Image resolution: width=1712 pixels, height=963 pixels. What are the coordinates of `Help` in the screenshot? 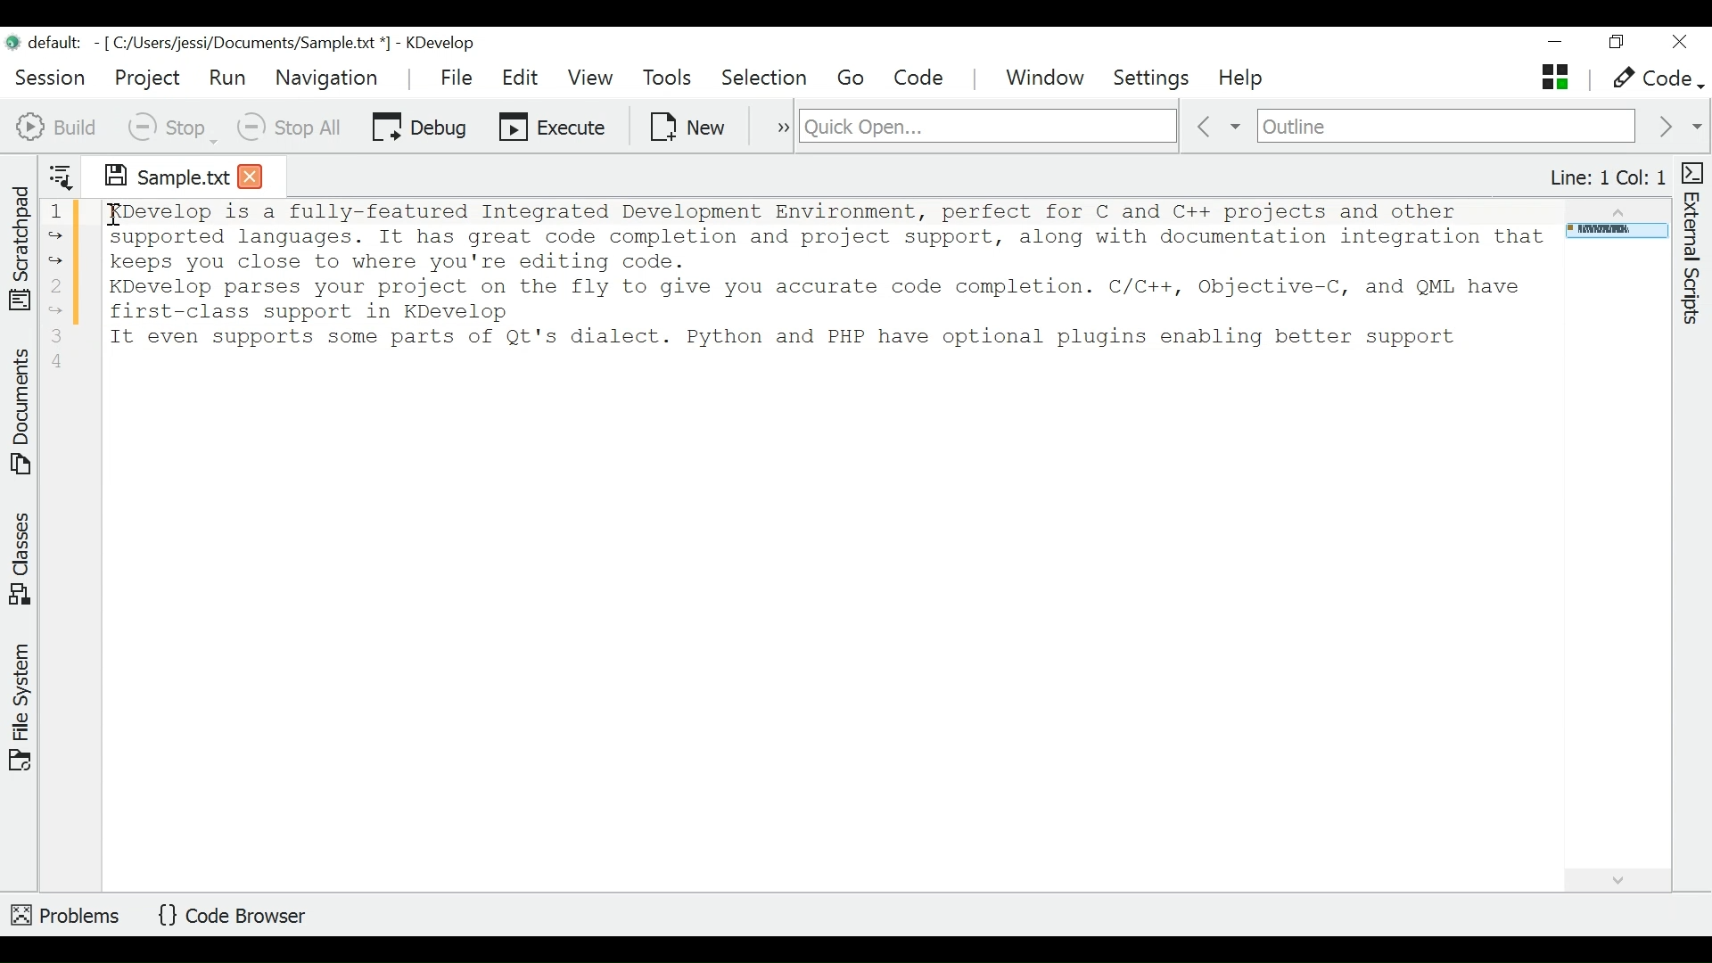 It's located at (1243, 79).